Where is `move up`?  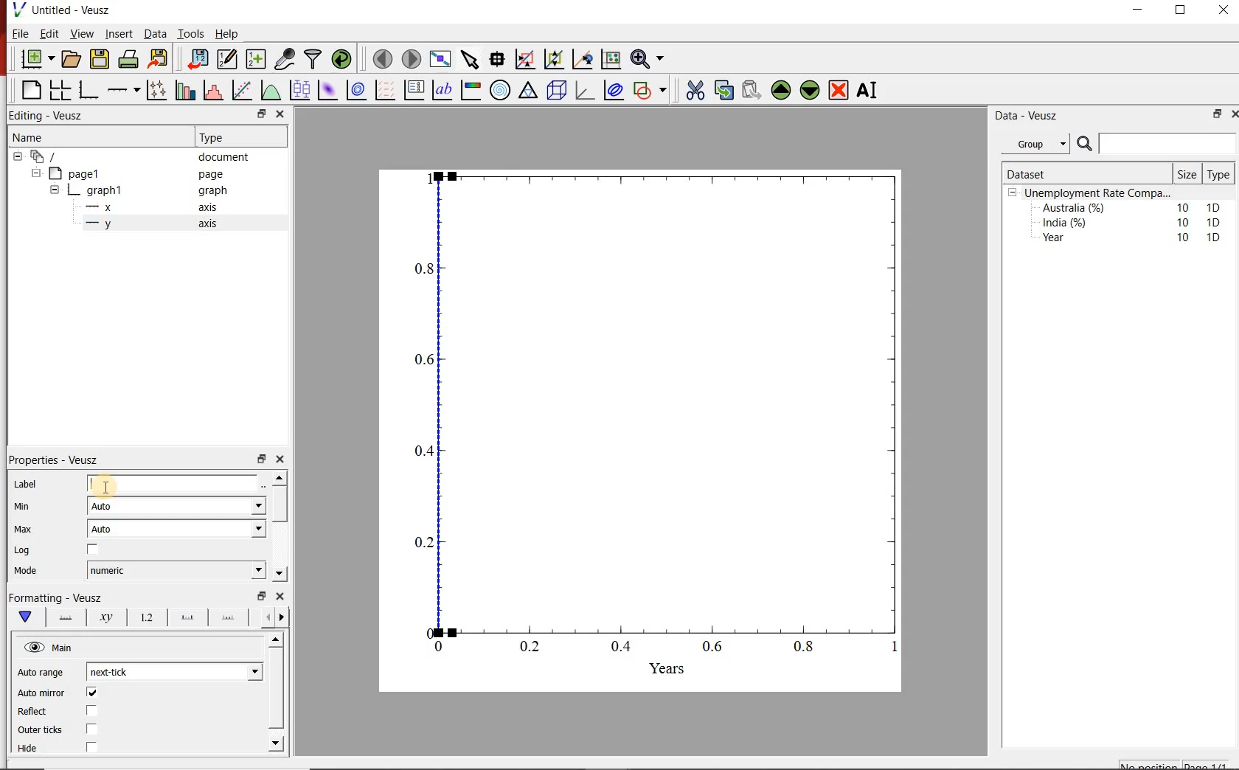
move up is located at coordinates (280, 477).